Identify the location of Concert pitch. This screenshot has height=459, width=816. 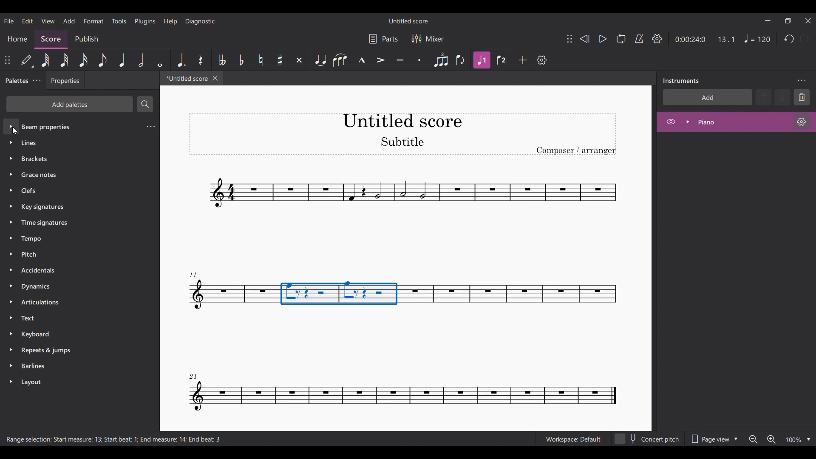
(647, 437).